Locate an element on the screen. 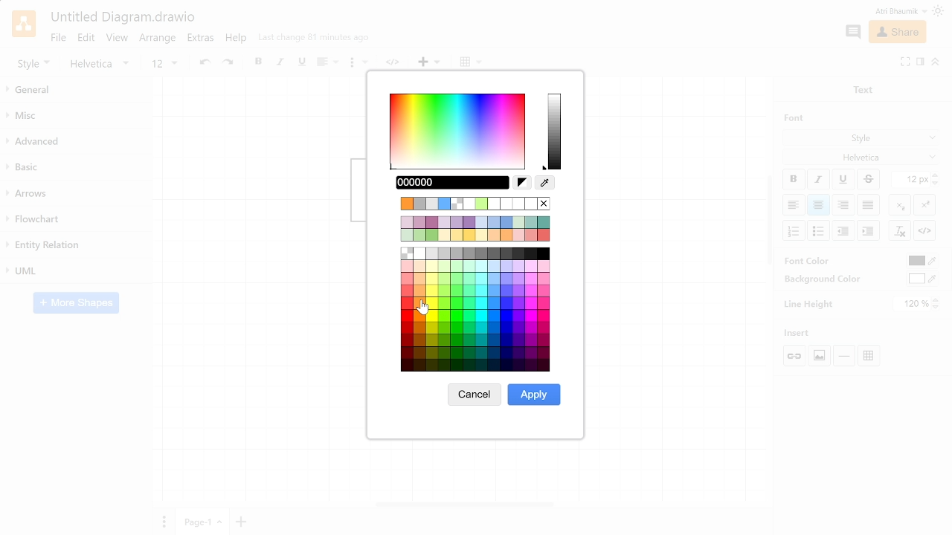  font size is located at coordinates (164, 64).